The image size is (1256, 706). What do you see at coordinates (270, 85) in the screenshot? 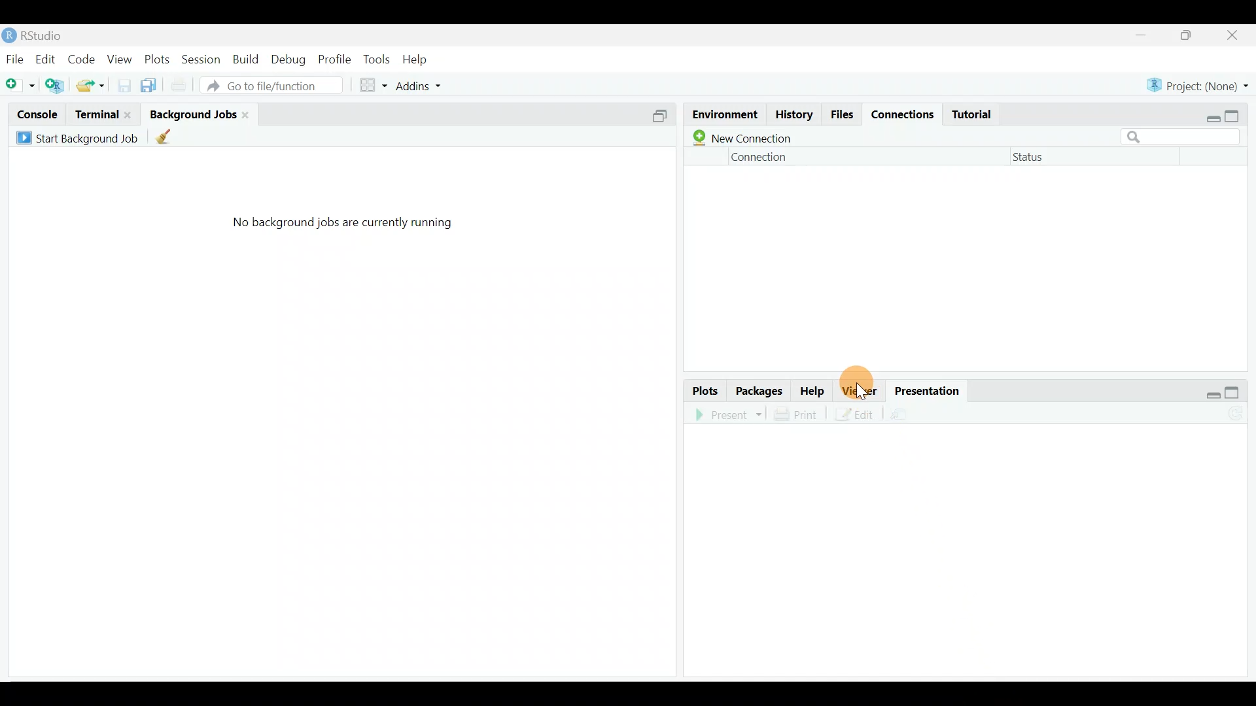
I see `Go to file/function` at bounding box center [270, 85].